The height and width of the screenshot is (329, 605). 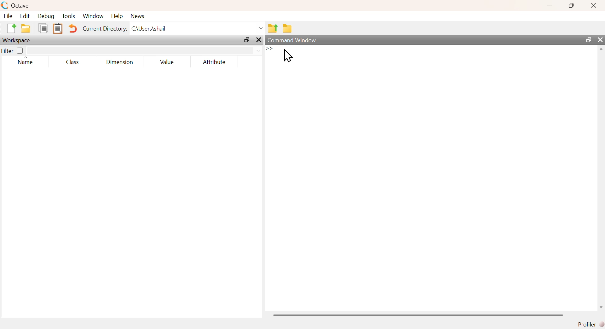 I want to click on class, so click(x=73, y=62).